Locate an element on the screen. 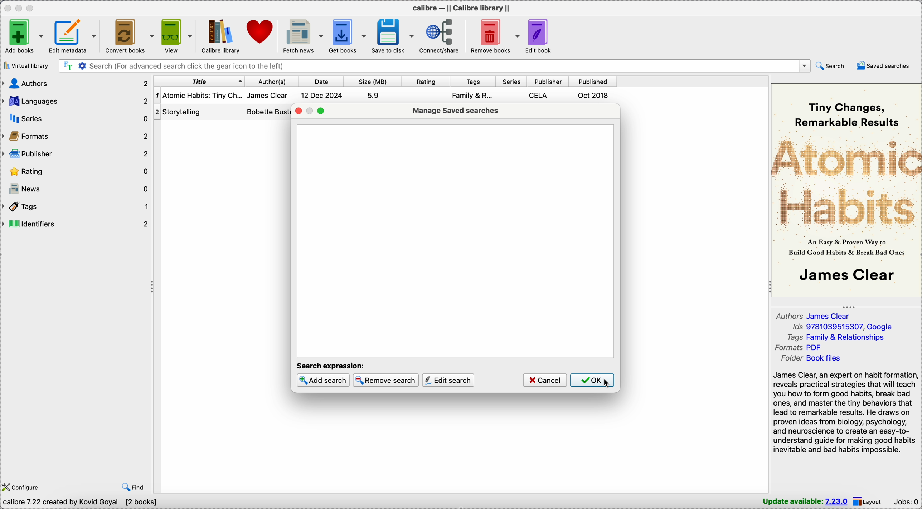 The height and width of the screenshot is (509, 922). fetch news is located at coordinates (301, 35).